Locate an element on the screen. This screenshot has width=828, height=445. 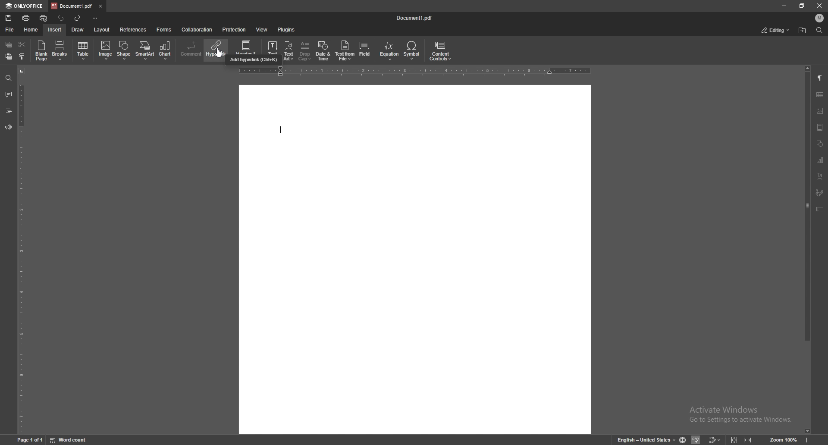
undo is located at coordinates (62, 19).